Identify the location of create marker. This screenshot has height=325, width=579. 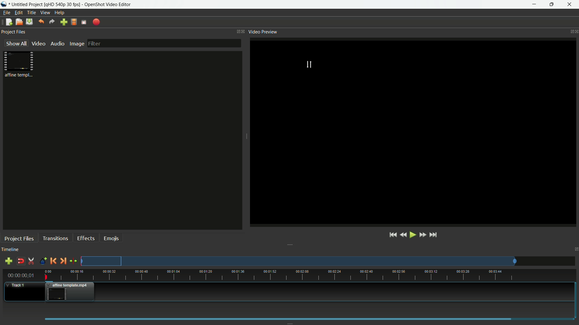
(42, 261).